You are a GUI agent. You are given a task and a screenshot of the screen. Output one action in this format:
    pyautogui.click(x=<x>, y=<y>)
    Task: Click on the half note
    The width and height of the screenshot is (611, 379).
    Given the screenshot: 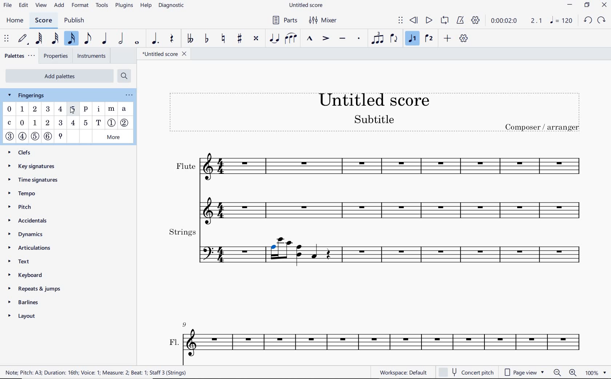 What is the action you would take?
    pyautogui.click(x=121, y=38)
    